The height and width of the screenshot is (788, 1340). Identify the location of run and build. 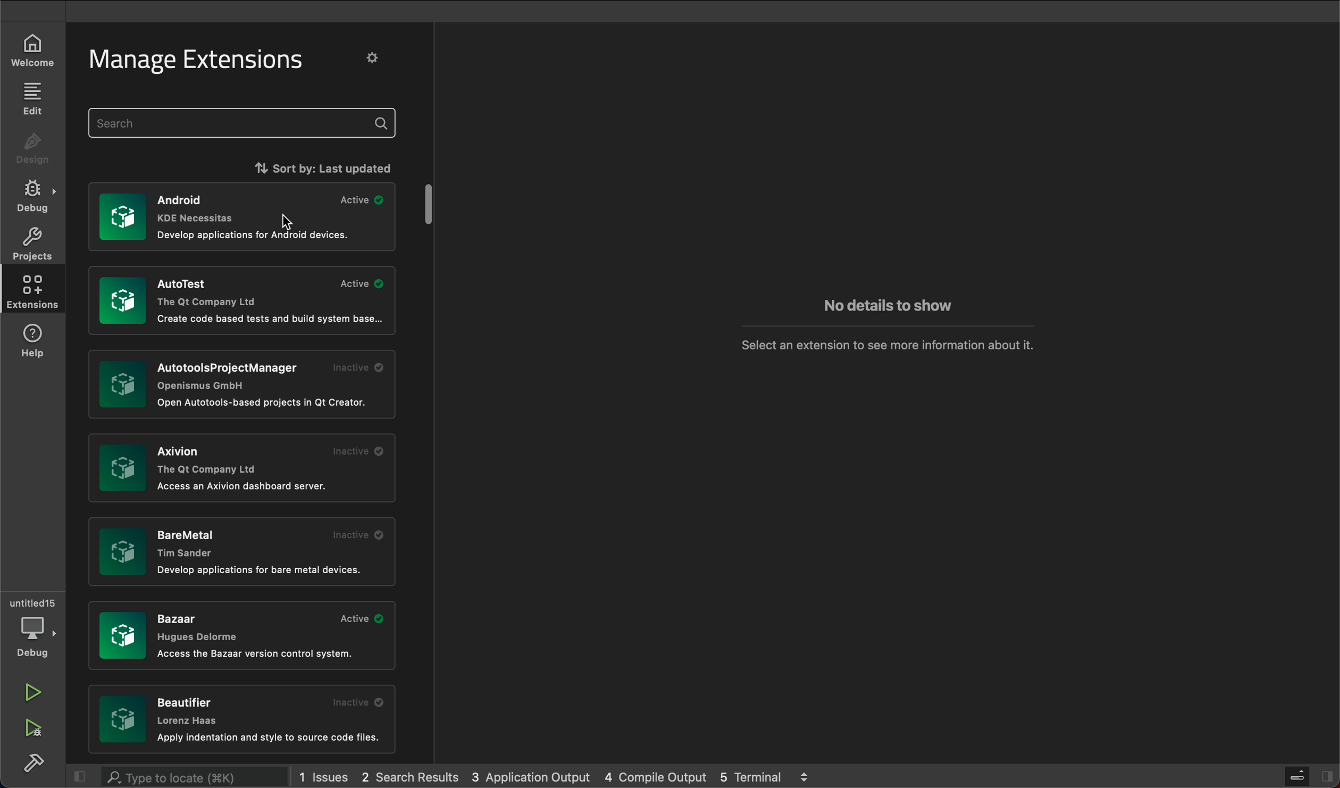
(34, 730).